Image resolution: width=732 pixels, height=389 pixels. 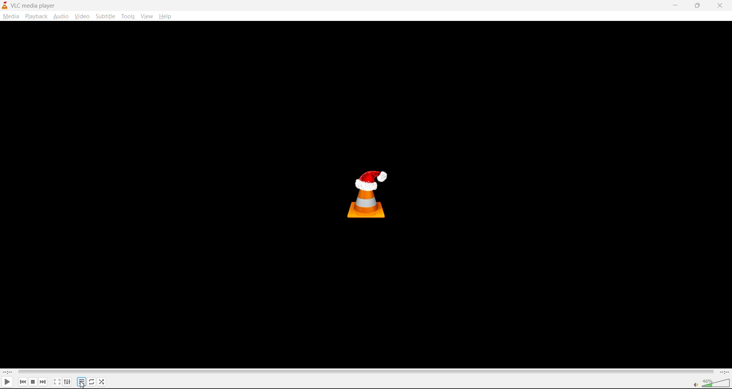 What do you see at coordinates (32, 382) in the screenshot?
I see `stop` at bounding box center [32, 382].